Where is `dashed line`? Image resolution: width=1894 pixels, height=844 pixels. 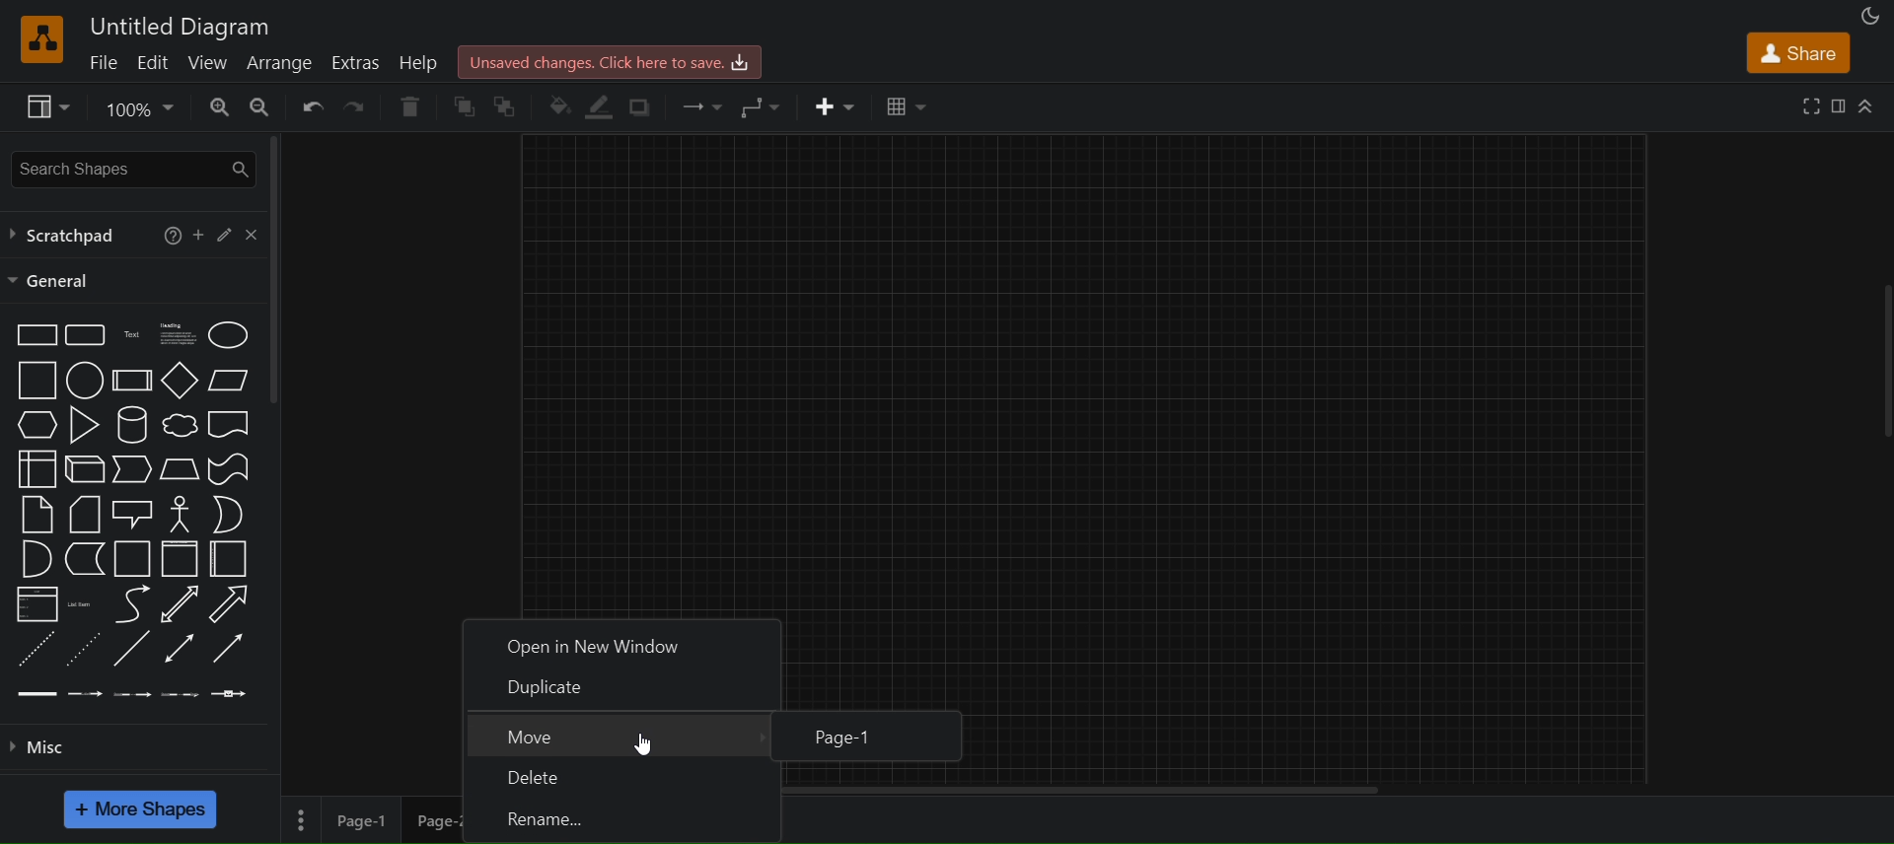
dashed line is located at coordinates (33, 648).